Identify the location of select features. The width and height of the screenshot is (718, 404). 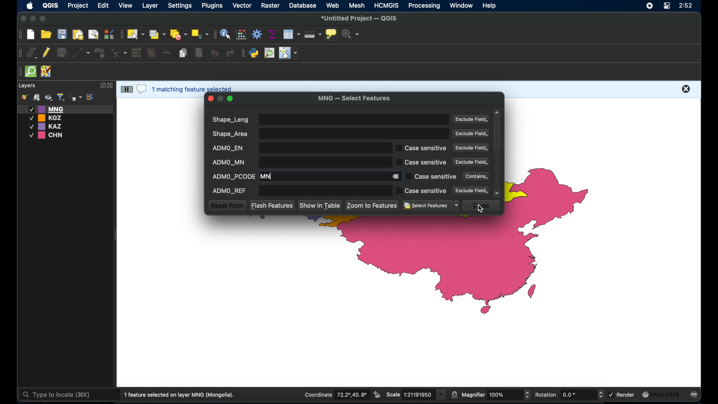
(135, 34).